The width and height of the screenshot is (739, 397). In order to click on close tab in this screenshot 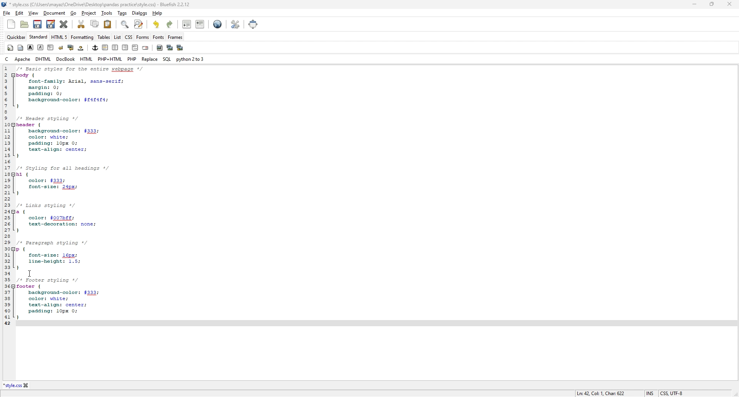, I will do `click(27, 385)`.